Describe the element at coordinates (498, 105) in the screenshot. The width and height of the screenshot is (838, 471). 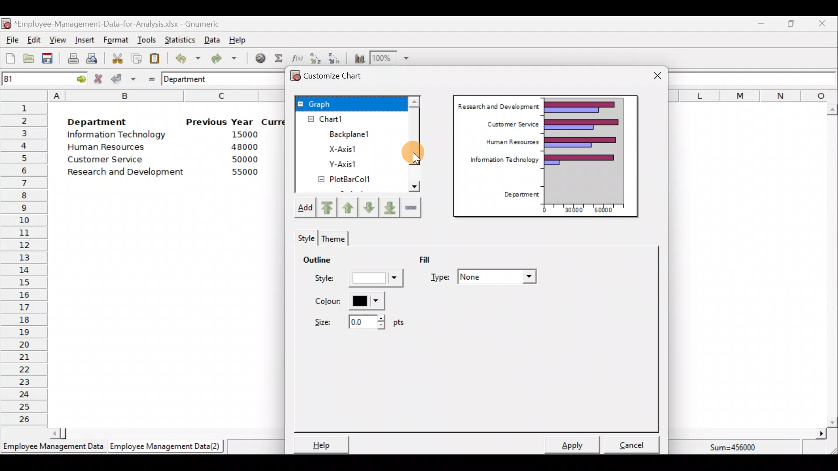
I see `Research and Development` at that location.